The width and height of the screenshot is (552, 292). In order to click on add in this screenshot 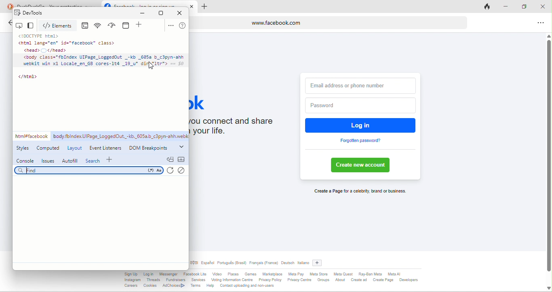, I will do `click(319, 262)`.